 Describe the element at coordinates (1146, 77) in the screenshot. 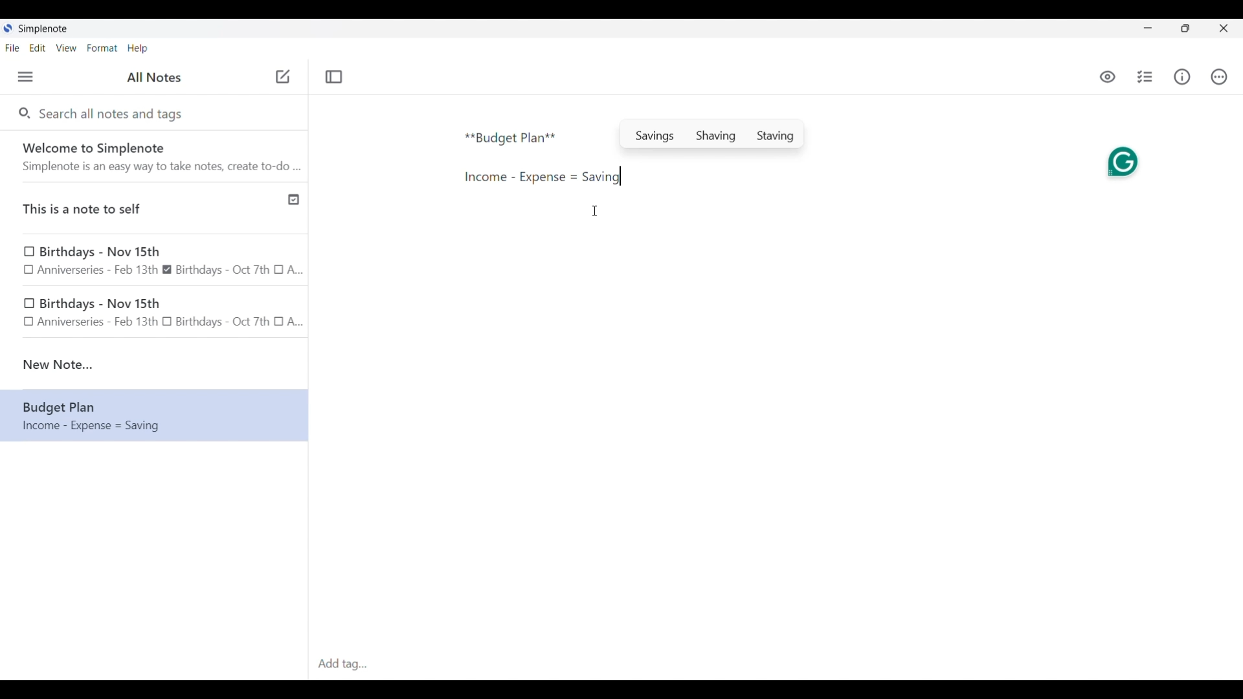

I see `Insert checklist` at that location.